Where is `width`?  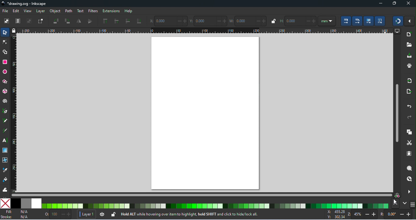
width is located at coordinates (248, 20).